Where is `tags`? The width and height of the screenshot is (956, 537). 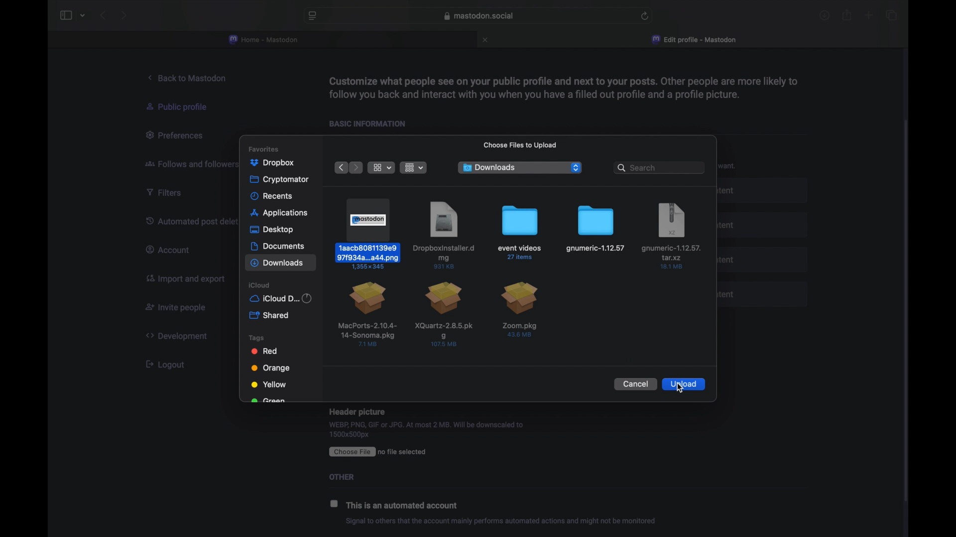 tags is located at coordinates (256, 337).